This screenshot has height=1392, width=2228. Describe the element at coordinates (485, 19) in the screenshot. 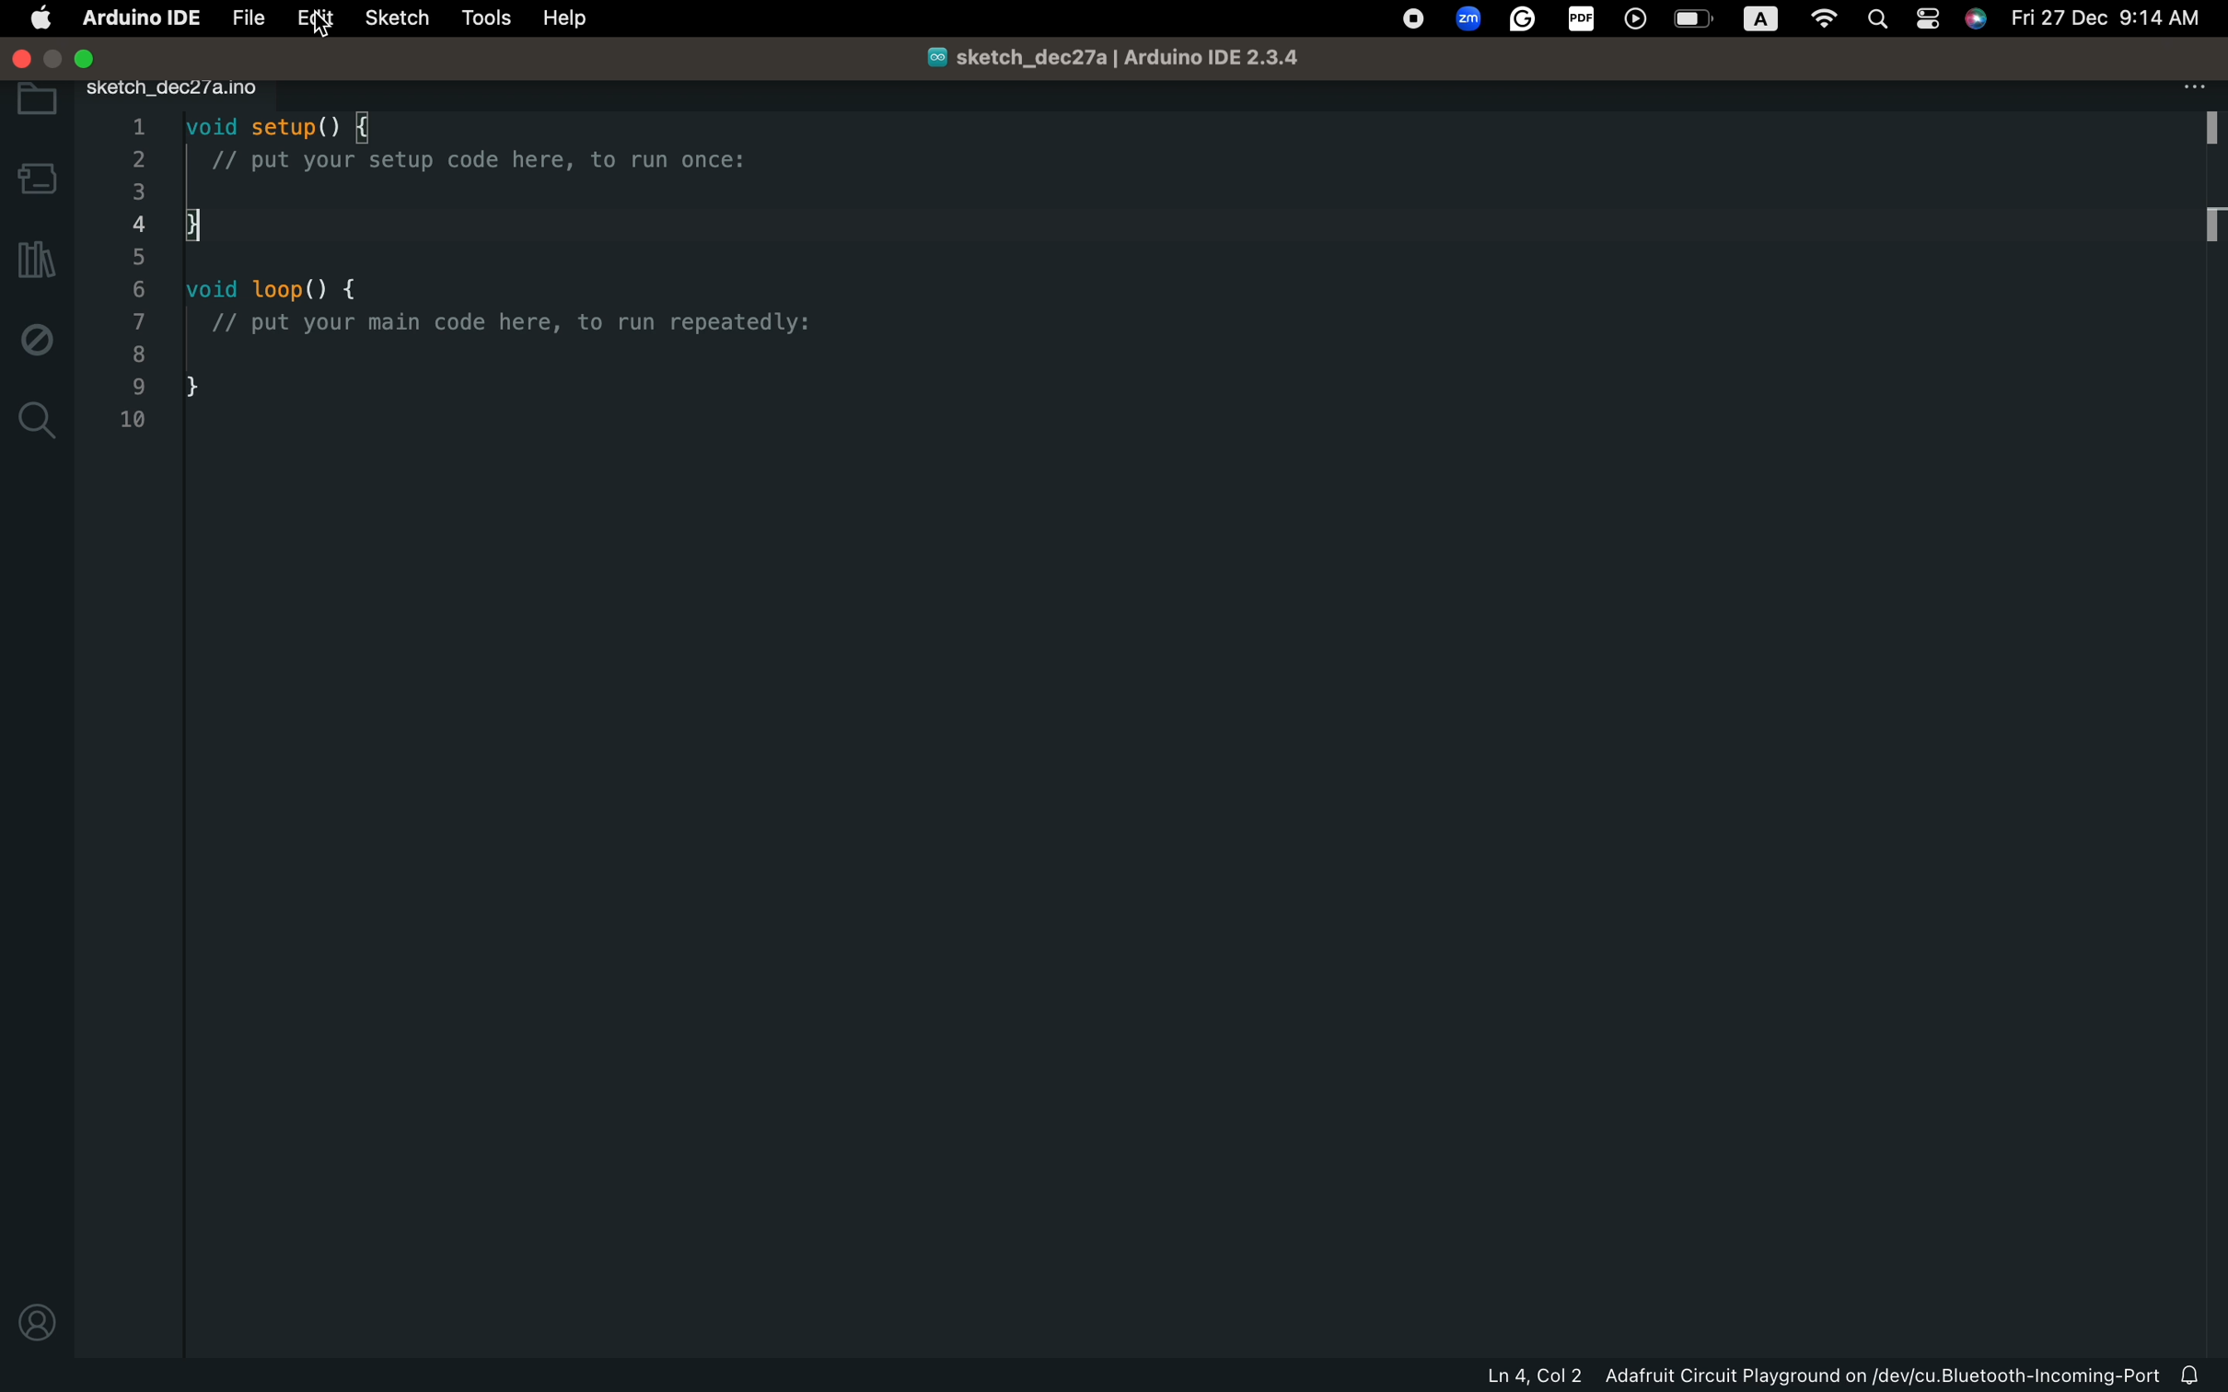

I see `tools` at that location.